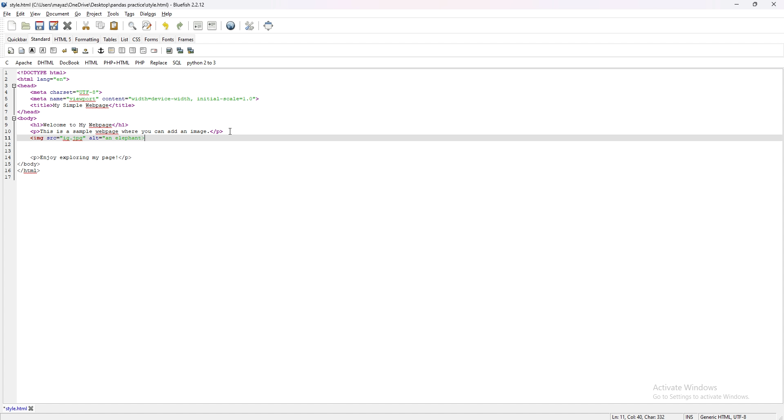 The width and height of the screenshot is (784, 420). Describe the element at coordinates (198, 26) in the screenshot. I see `unindent` at that location.